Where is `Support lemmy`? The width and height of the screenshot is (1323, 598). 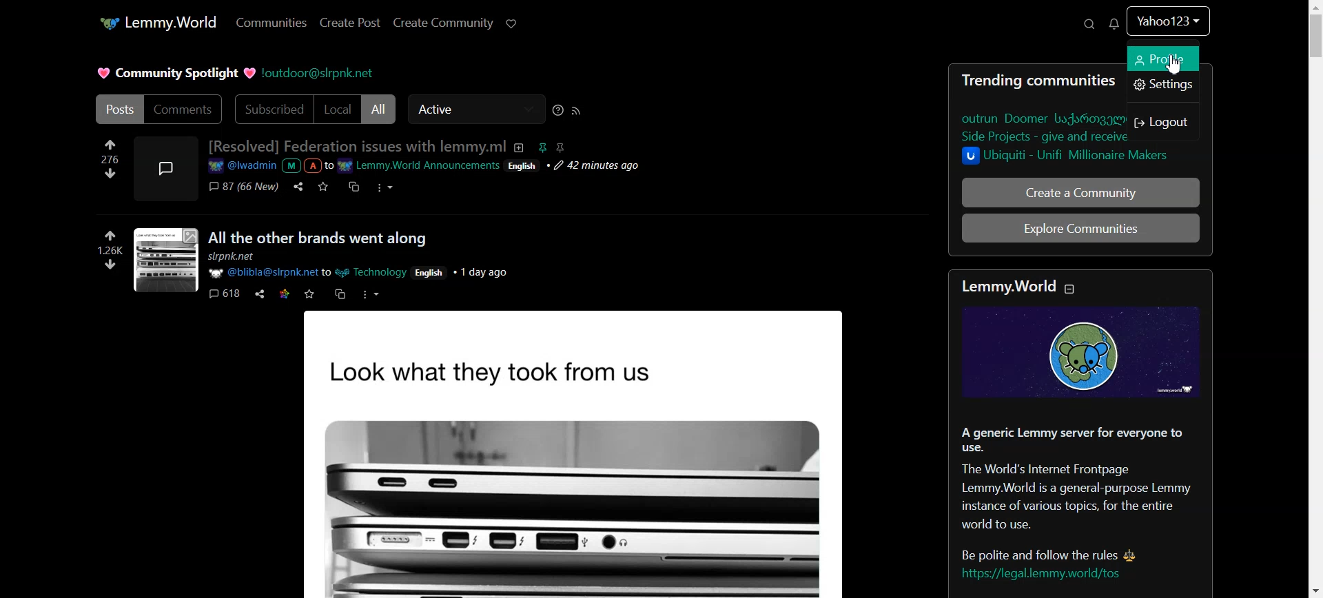 Support lemmy is located at coordinates (511, 23).